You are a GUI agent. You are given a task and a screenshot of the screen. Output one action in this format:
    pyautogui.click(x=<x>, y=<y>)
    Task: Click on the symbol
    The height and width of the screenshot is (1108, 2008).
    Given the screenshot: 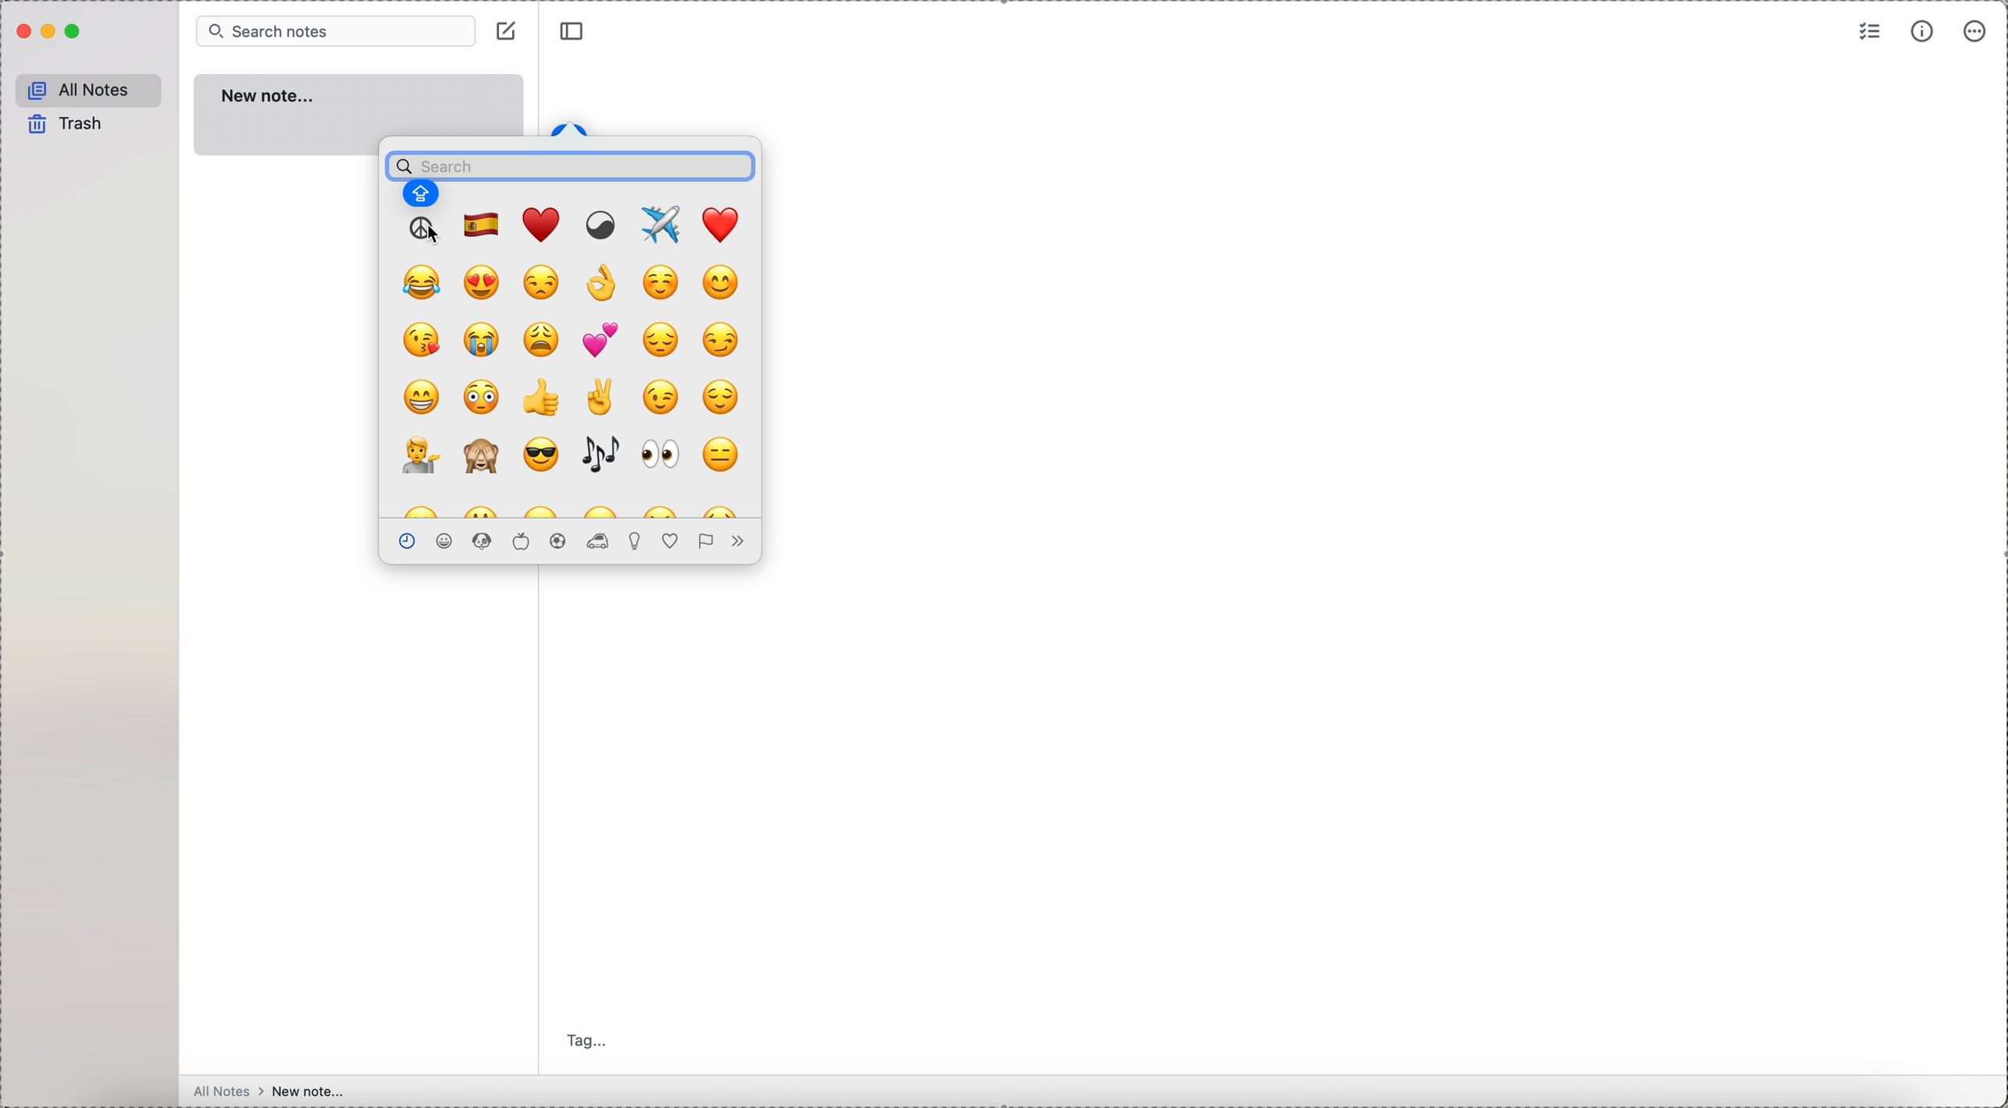 What is the action you would take?
    pyautogui.click(x=603, y=225)
    